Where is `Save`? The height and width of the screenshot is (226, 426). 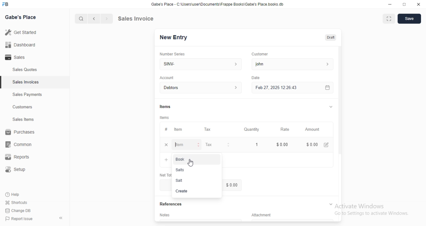
Save is located at coordinates (410, 19).